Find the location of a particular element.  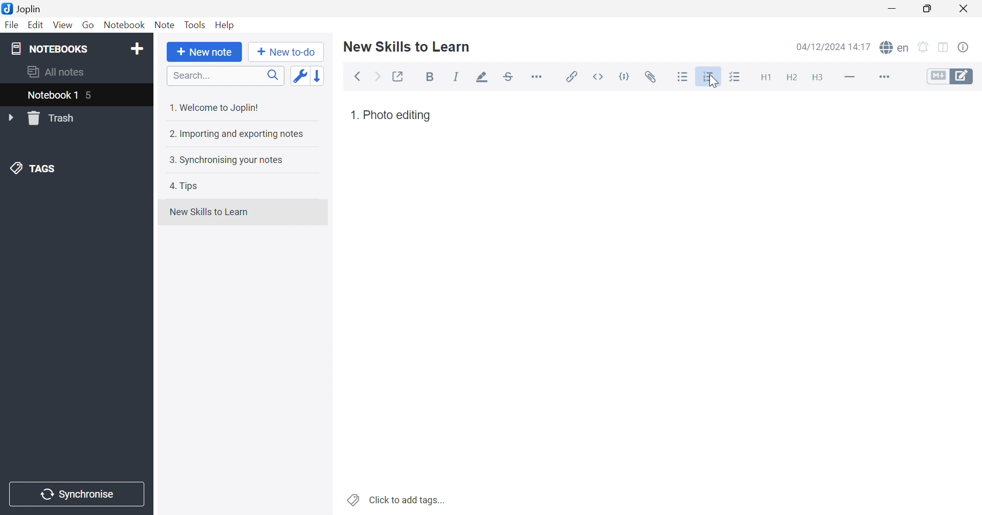

Joplin is located at coordinates (21, 8).